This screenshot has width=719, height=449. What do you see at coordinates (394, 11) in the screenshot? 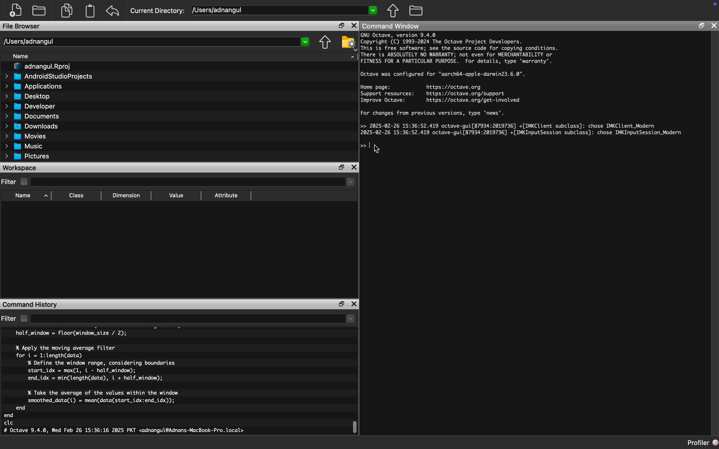
I see `Parent Directory` at bounding box center [394, 11].